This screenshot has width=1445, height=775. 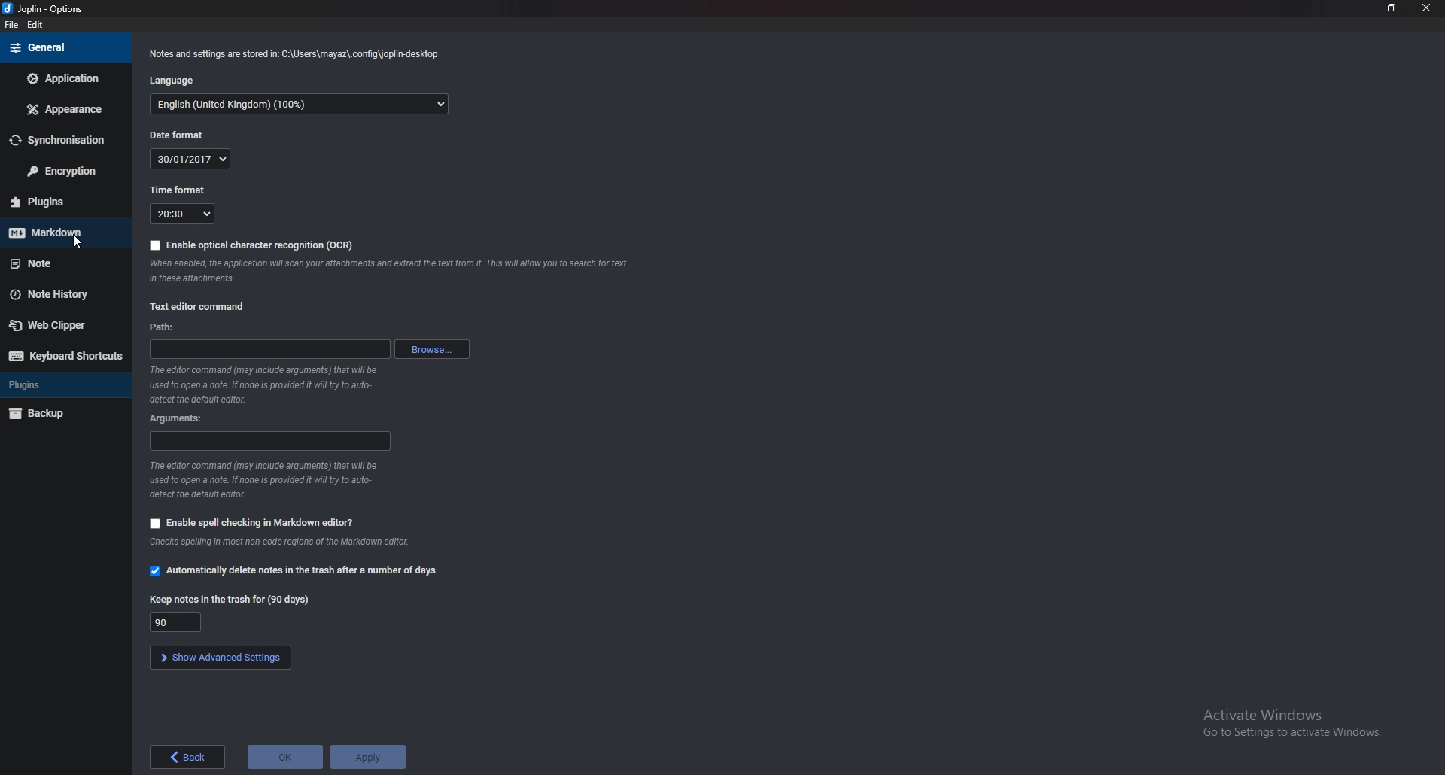 I want to click on markdown, so click(x=63, y=229).